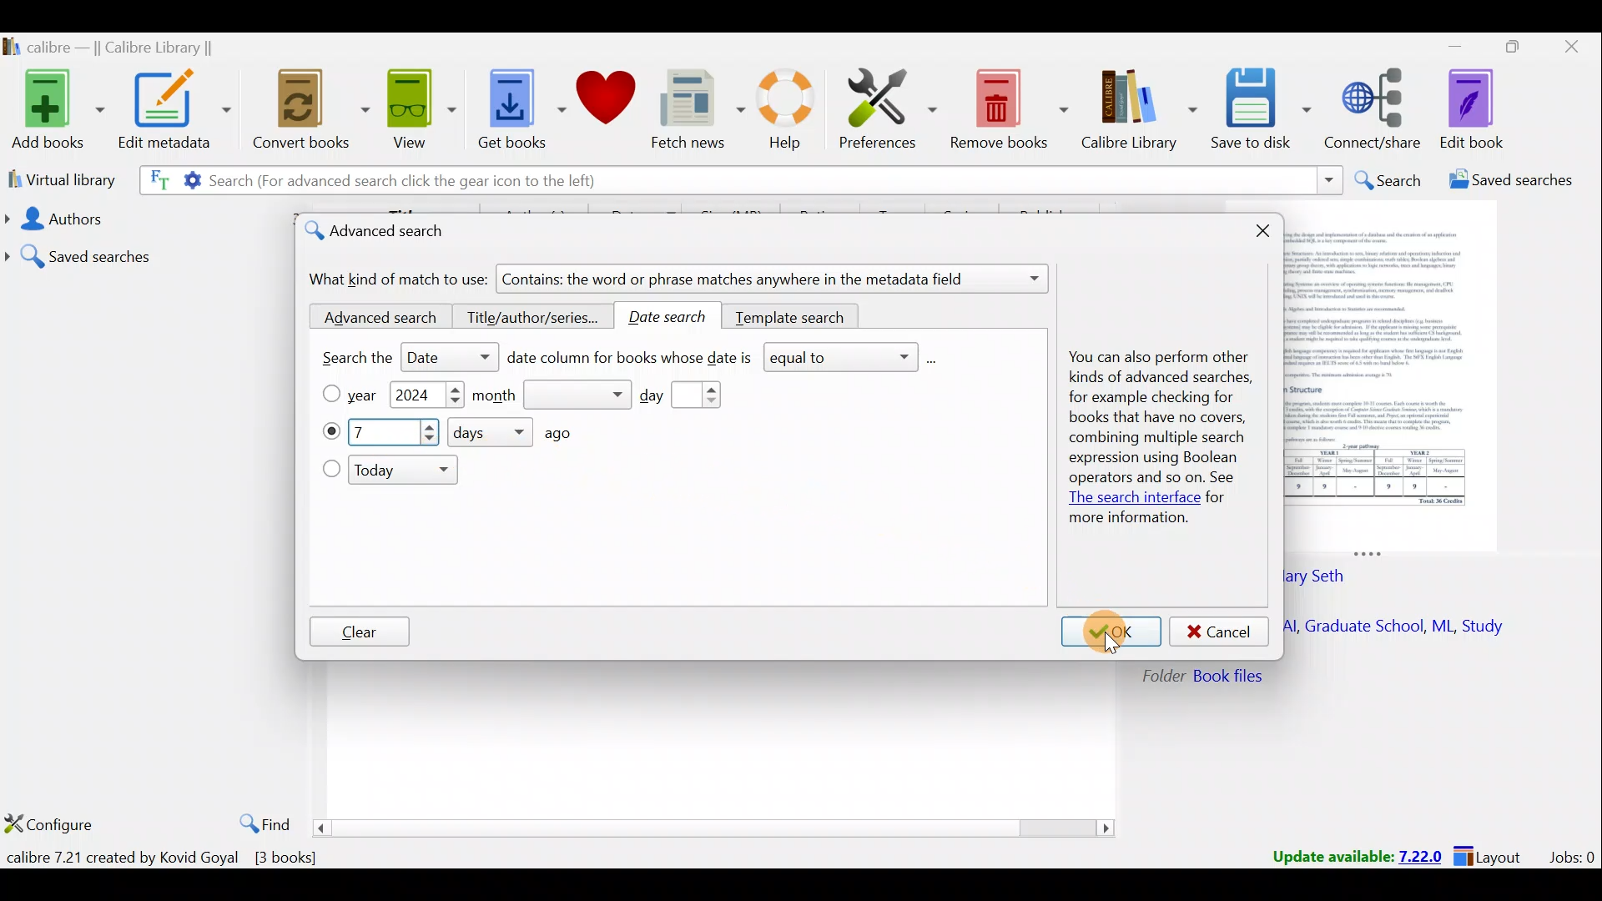 This screenshot has height=901, width=1602. I want to click on What day?, so click(330, 431).